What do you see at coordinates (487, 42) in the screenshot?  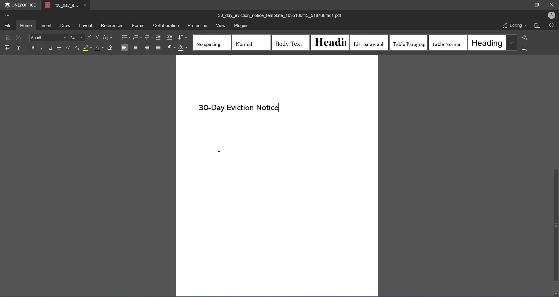 I see `heading` at bounding box center [487, 42].